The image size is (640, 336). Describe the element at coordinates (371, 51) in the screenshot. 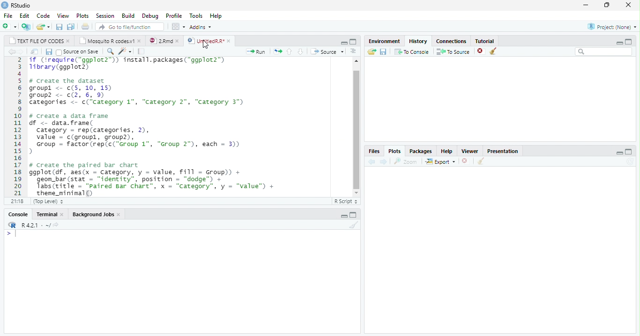

I see `load history` at that location.